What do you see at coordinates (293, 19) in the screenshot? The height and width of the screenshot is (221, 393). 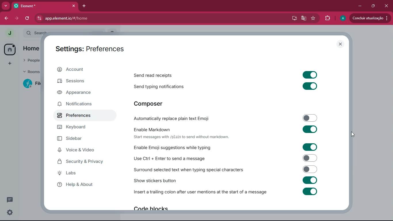 I see `desktop` at bounding box center [293, 19].